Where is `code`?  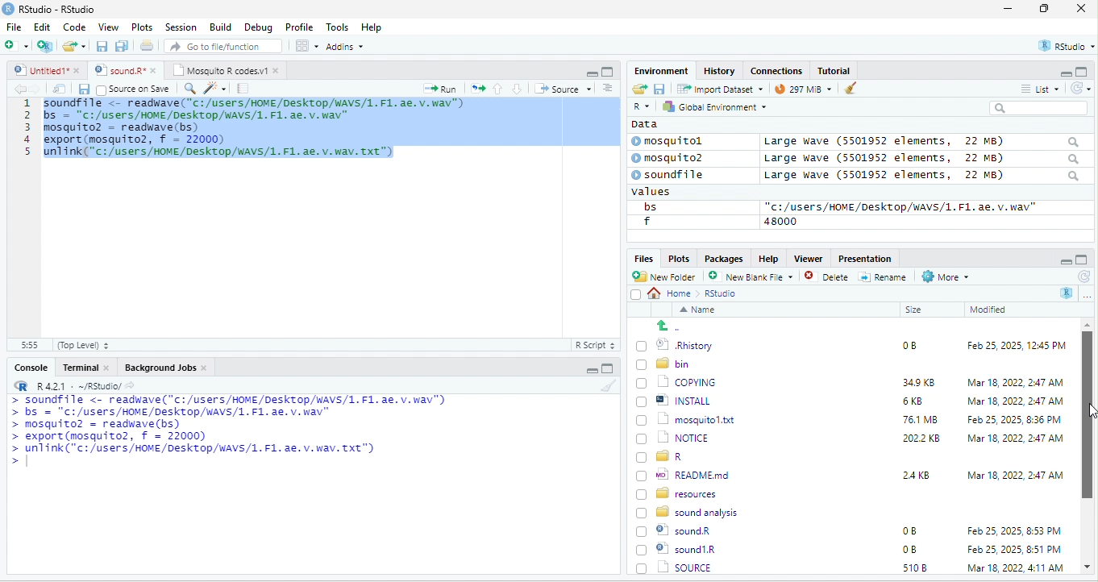
code is located at coordinates (257, 131).